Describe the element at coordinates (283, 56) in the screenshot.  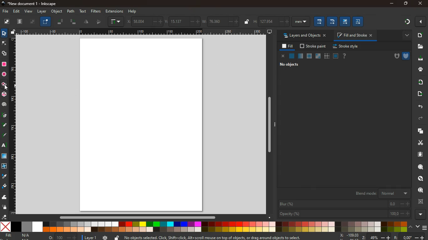
I see `close` at that location.